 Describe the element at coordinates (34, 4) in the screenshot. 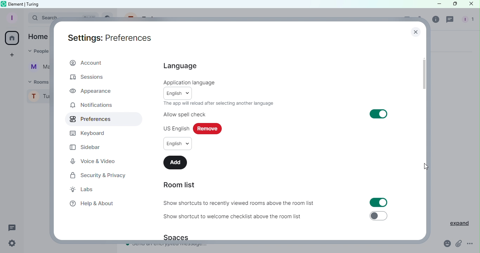

I see `turing` at that location.